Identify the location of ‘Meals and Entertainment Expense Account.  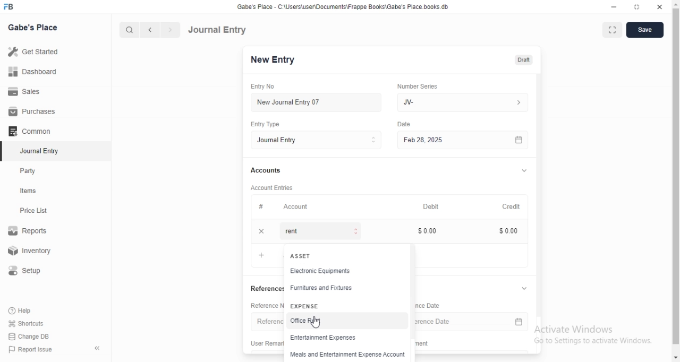
(346, 356).